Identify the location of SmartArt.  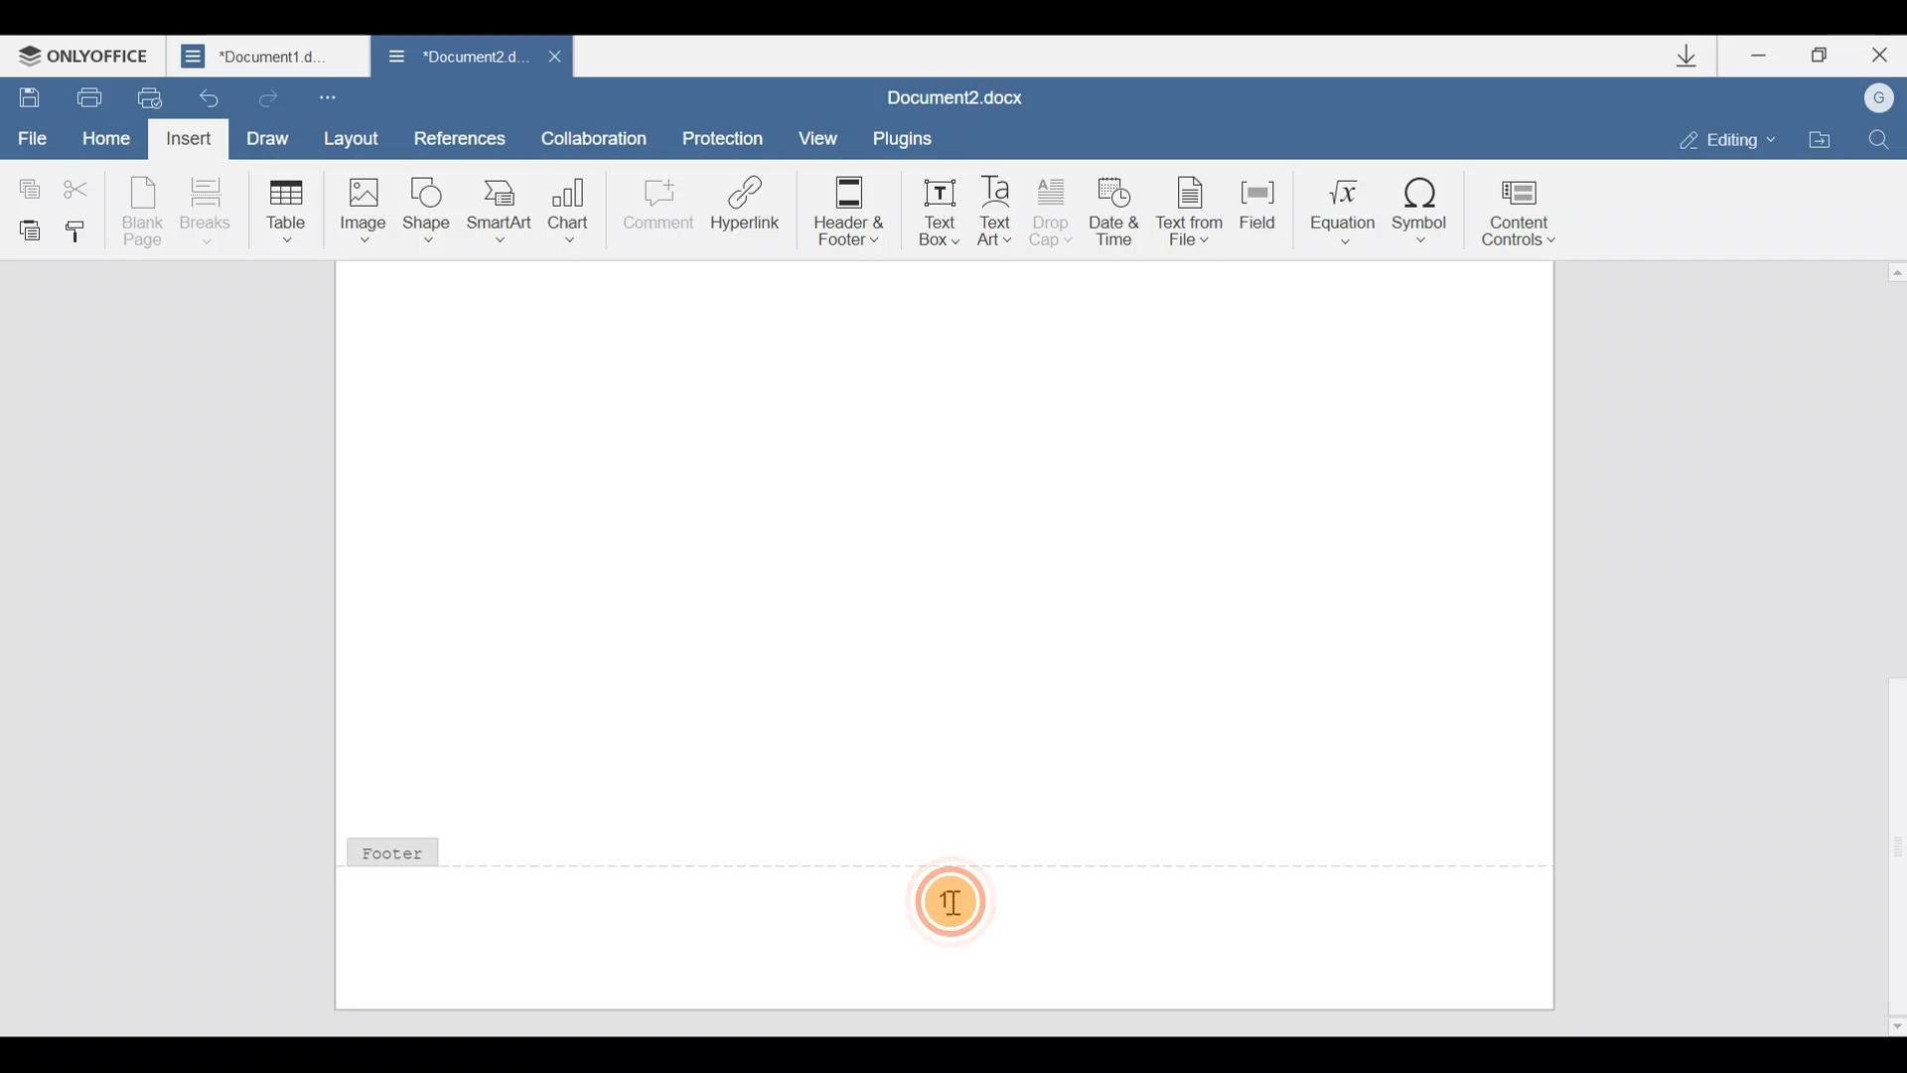
(500, 210).